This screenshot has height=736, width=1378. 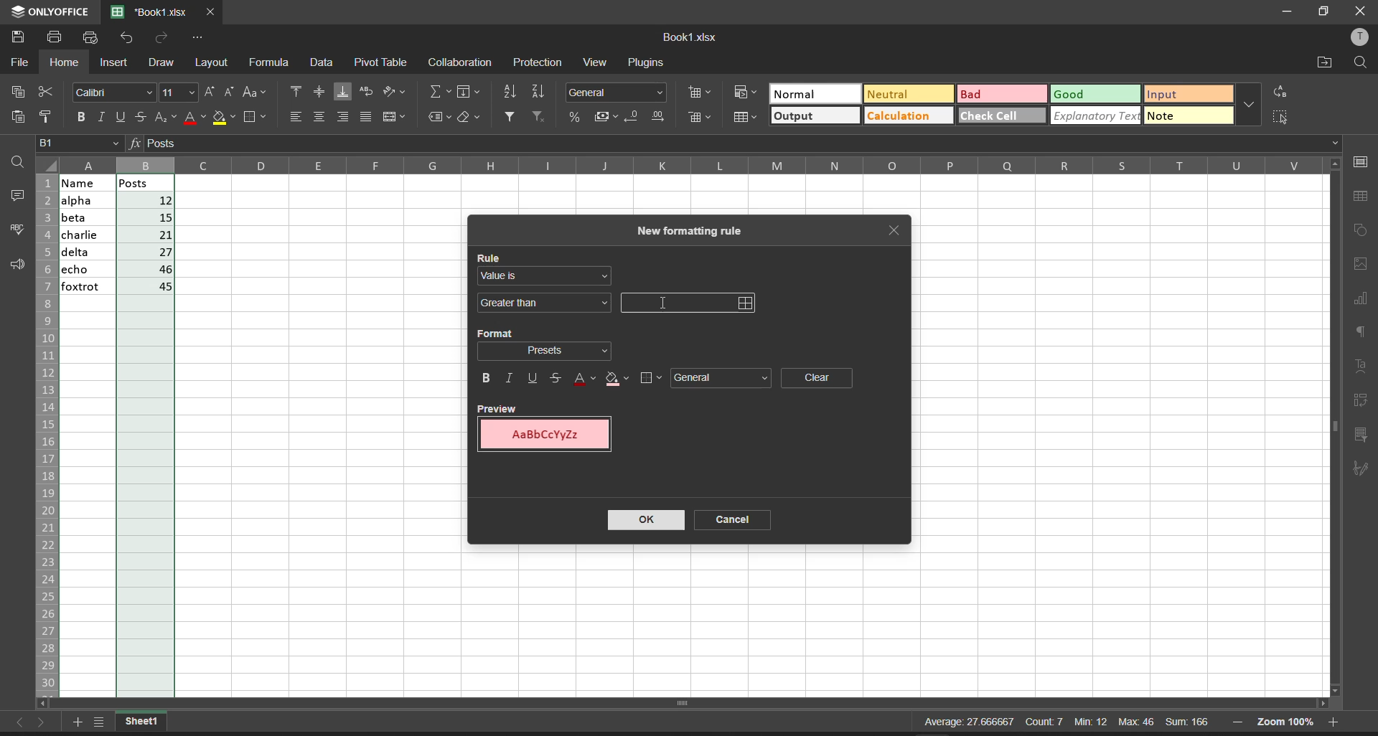 What do you see at coordinates (78, 119) in the screenshot?
I see `bold` at bounding box center [78, 119].